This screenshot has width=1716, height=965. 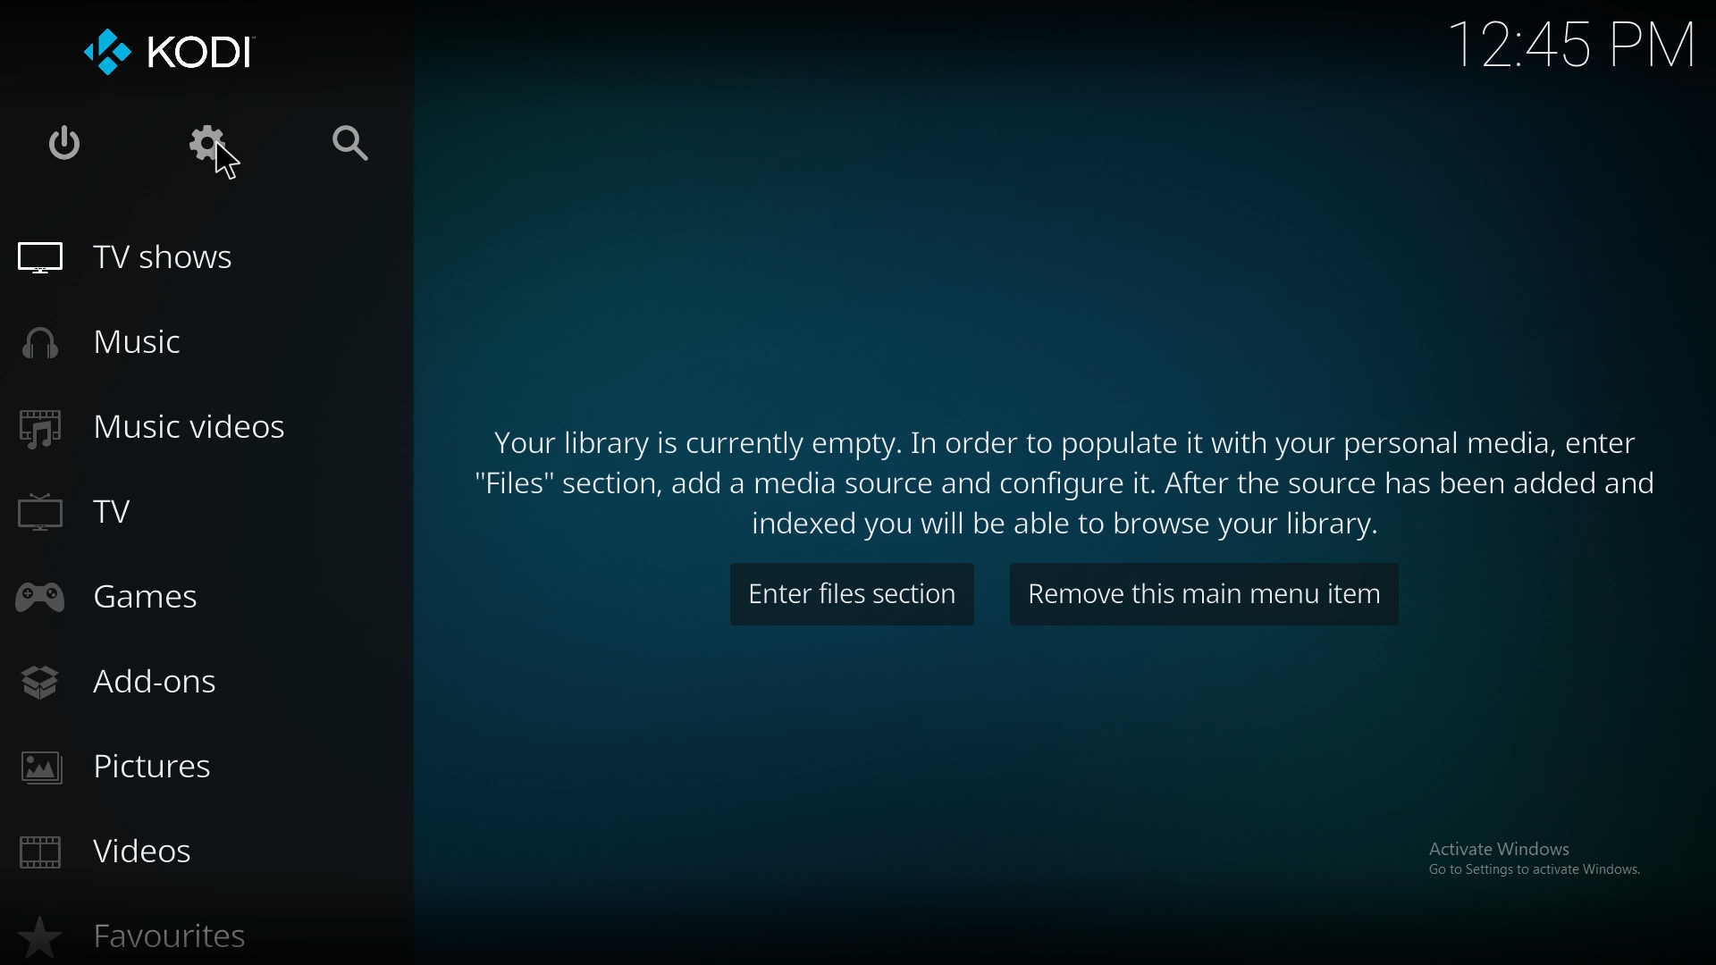 I want to click on enter files section, so click(x=851, y=593).